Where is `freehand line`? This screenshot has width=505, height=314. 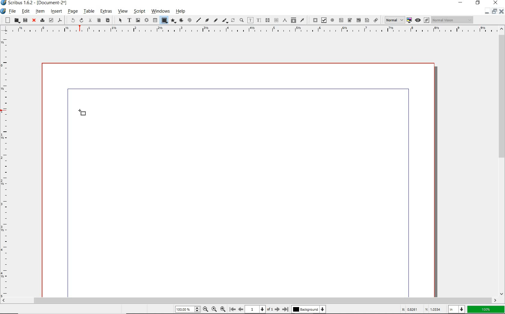 freehand line is located at coordinates (216, 20).